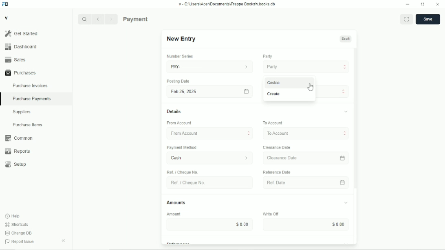 The width and height of the screenshot is (445, 250). What do you see at coordinates (112, 19) in the screenshot?
I see `Next` at bounding box center [112, 19].